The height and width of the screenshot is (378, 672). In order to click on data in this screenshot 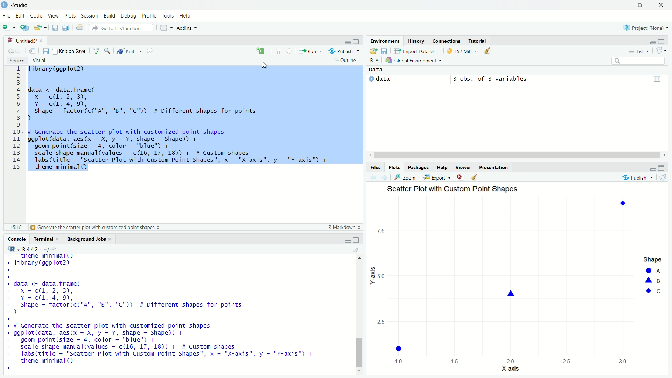, I will do `click(383, 79)`.